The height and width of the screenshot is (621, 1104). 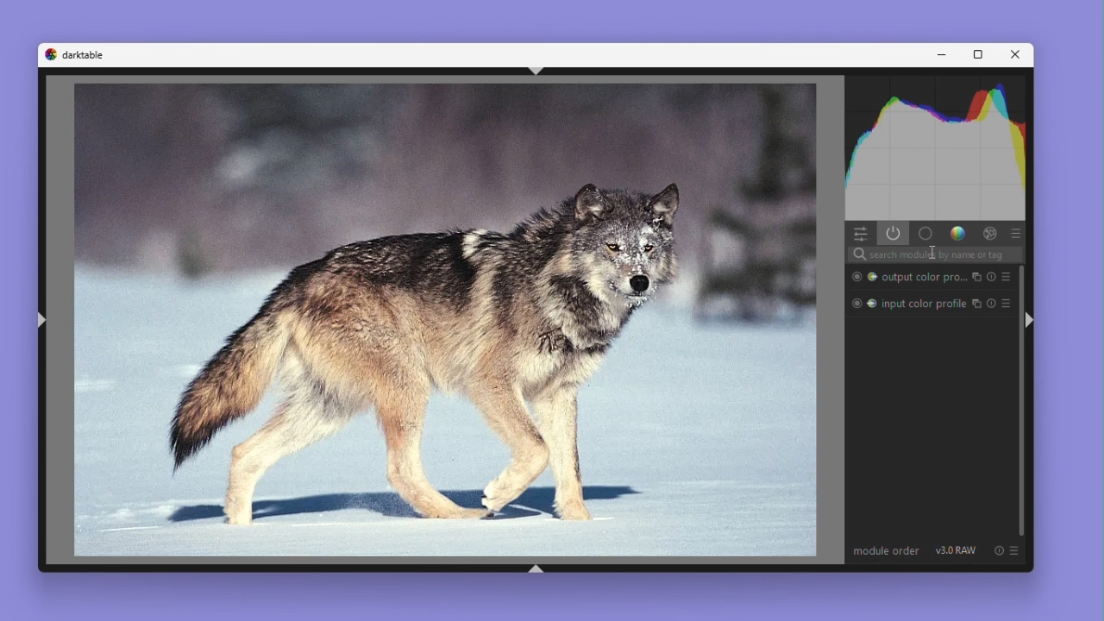 What do you see at coordinates (888, 551) in the screenshot?
I see `Module order` at bounding box center [888, 551].